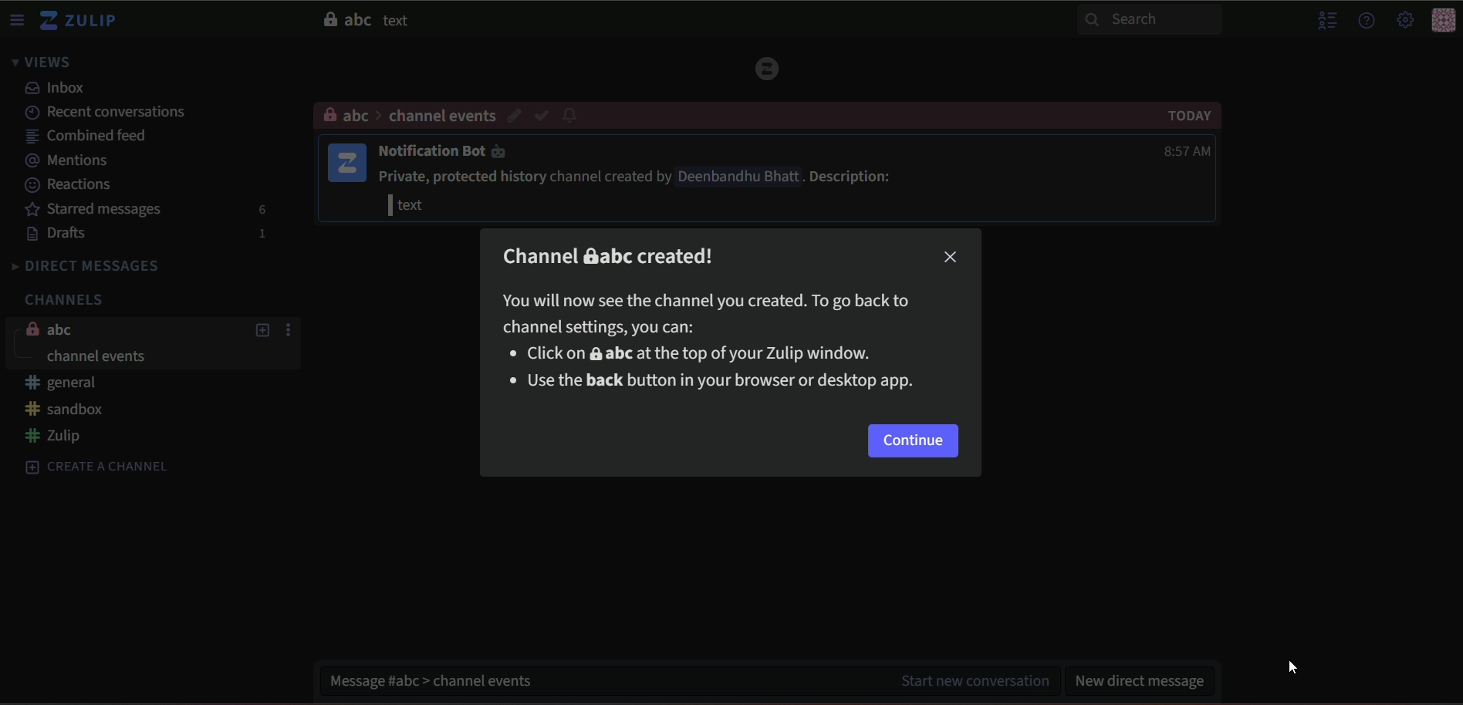  What do you see at coordinates (91, 358) in the screenshot?
I see `channel events` at bounding box center [91, 358].